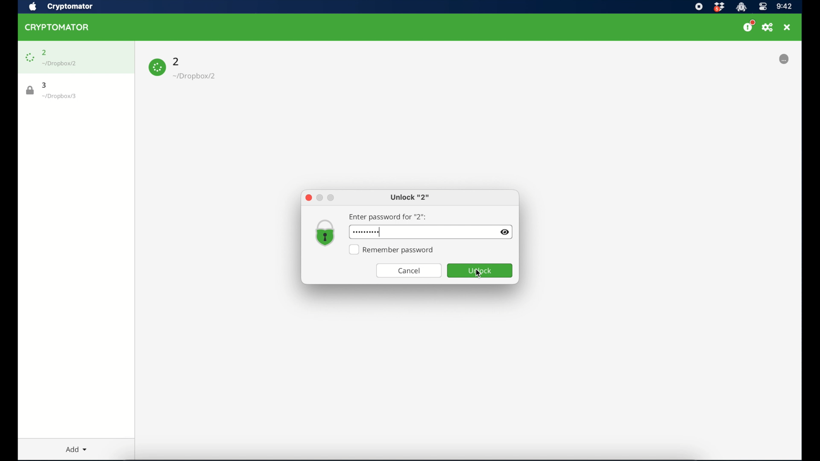 This screenshot has width=820, height=461. Describe the element at coordinates (45, 85) in the screenshot. I see `3` at that location.